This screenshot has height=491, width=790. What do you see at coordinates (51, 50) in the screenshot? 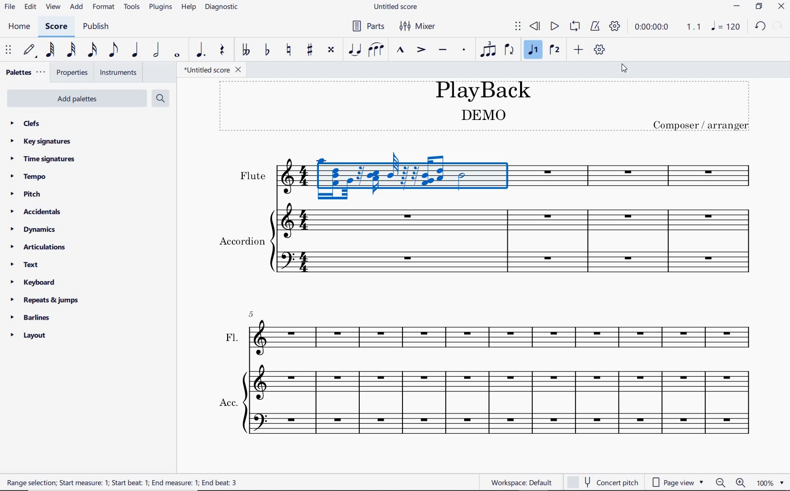
I see `64th note` at bounding box center [51, 50].